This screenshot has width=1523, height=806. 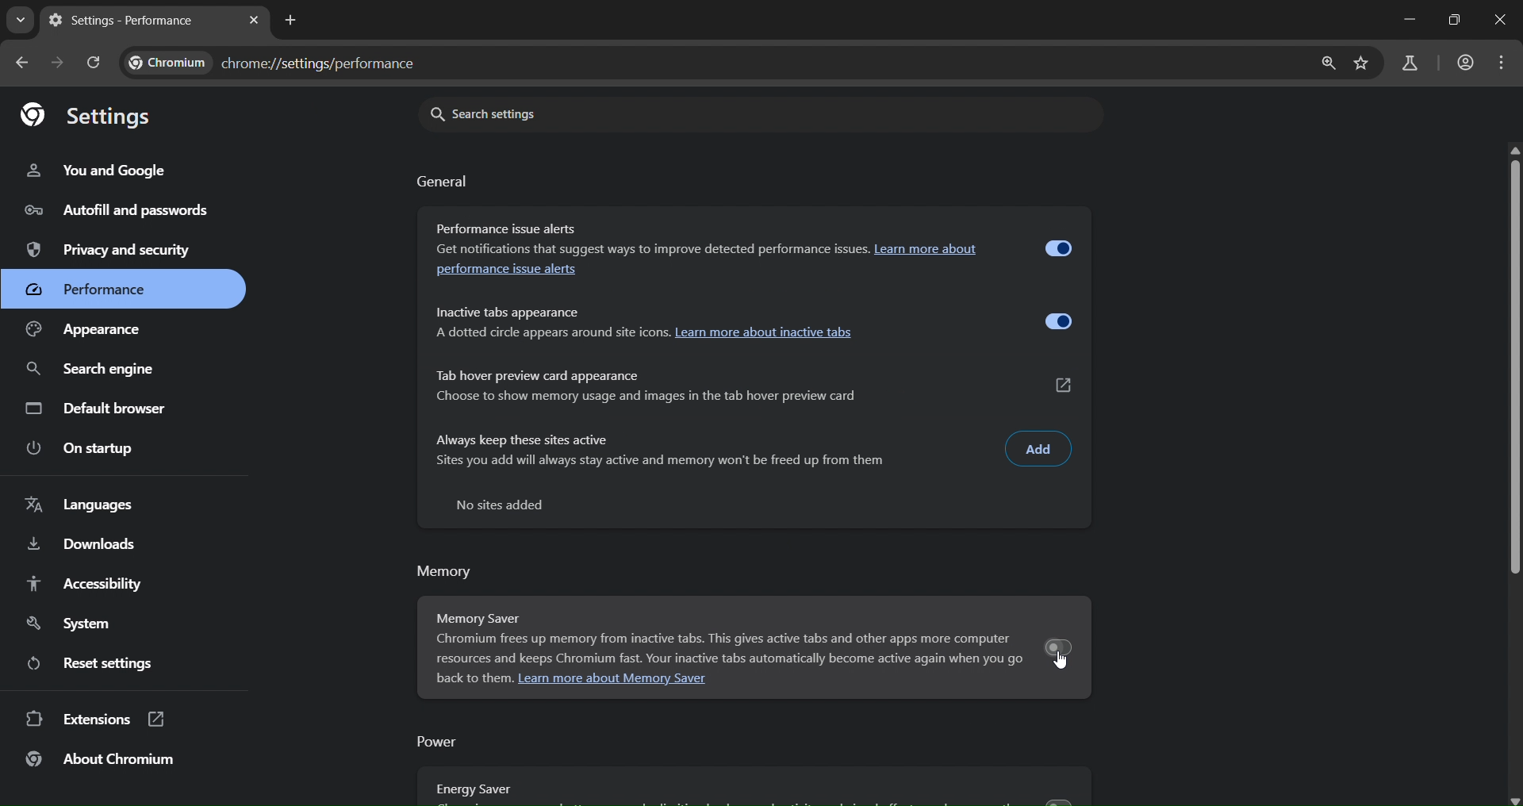 What do you see at coordinates (102, 409) in the screenshot?
I see `default engine` at bounding box center [102, 409].